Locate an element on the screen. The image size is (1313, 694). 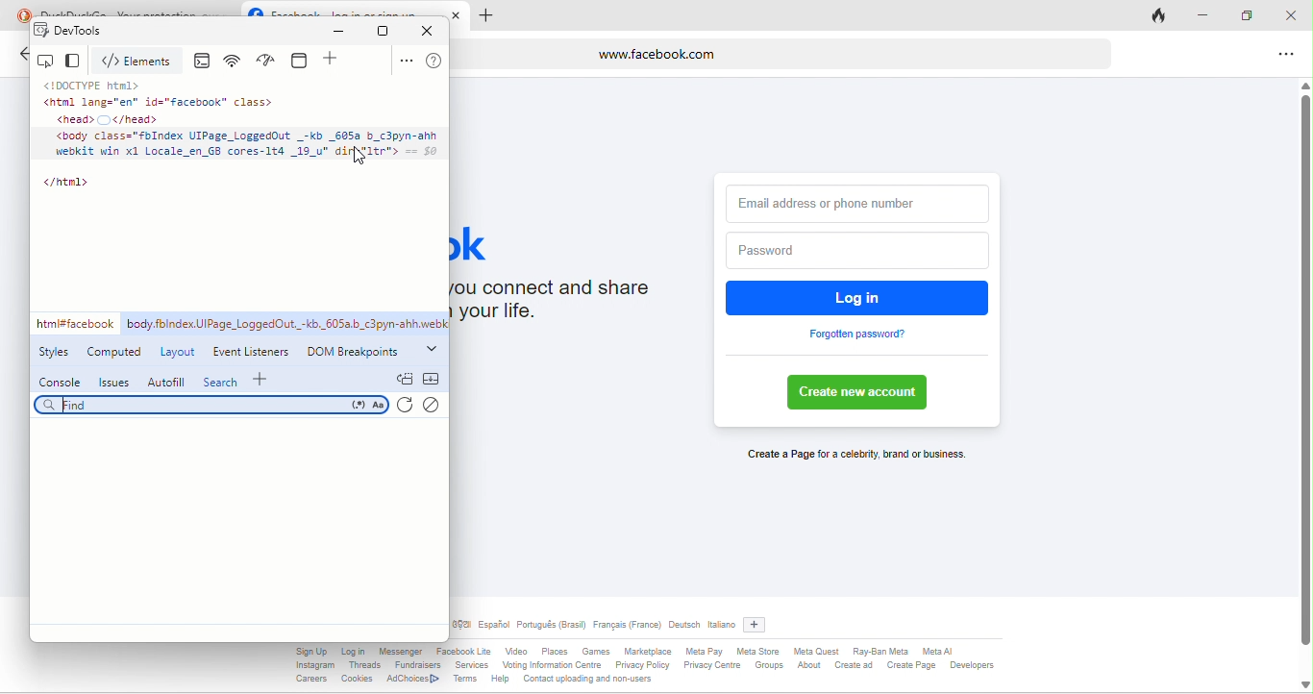
password is located at coordinates (854, 251).